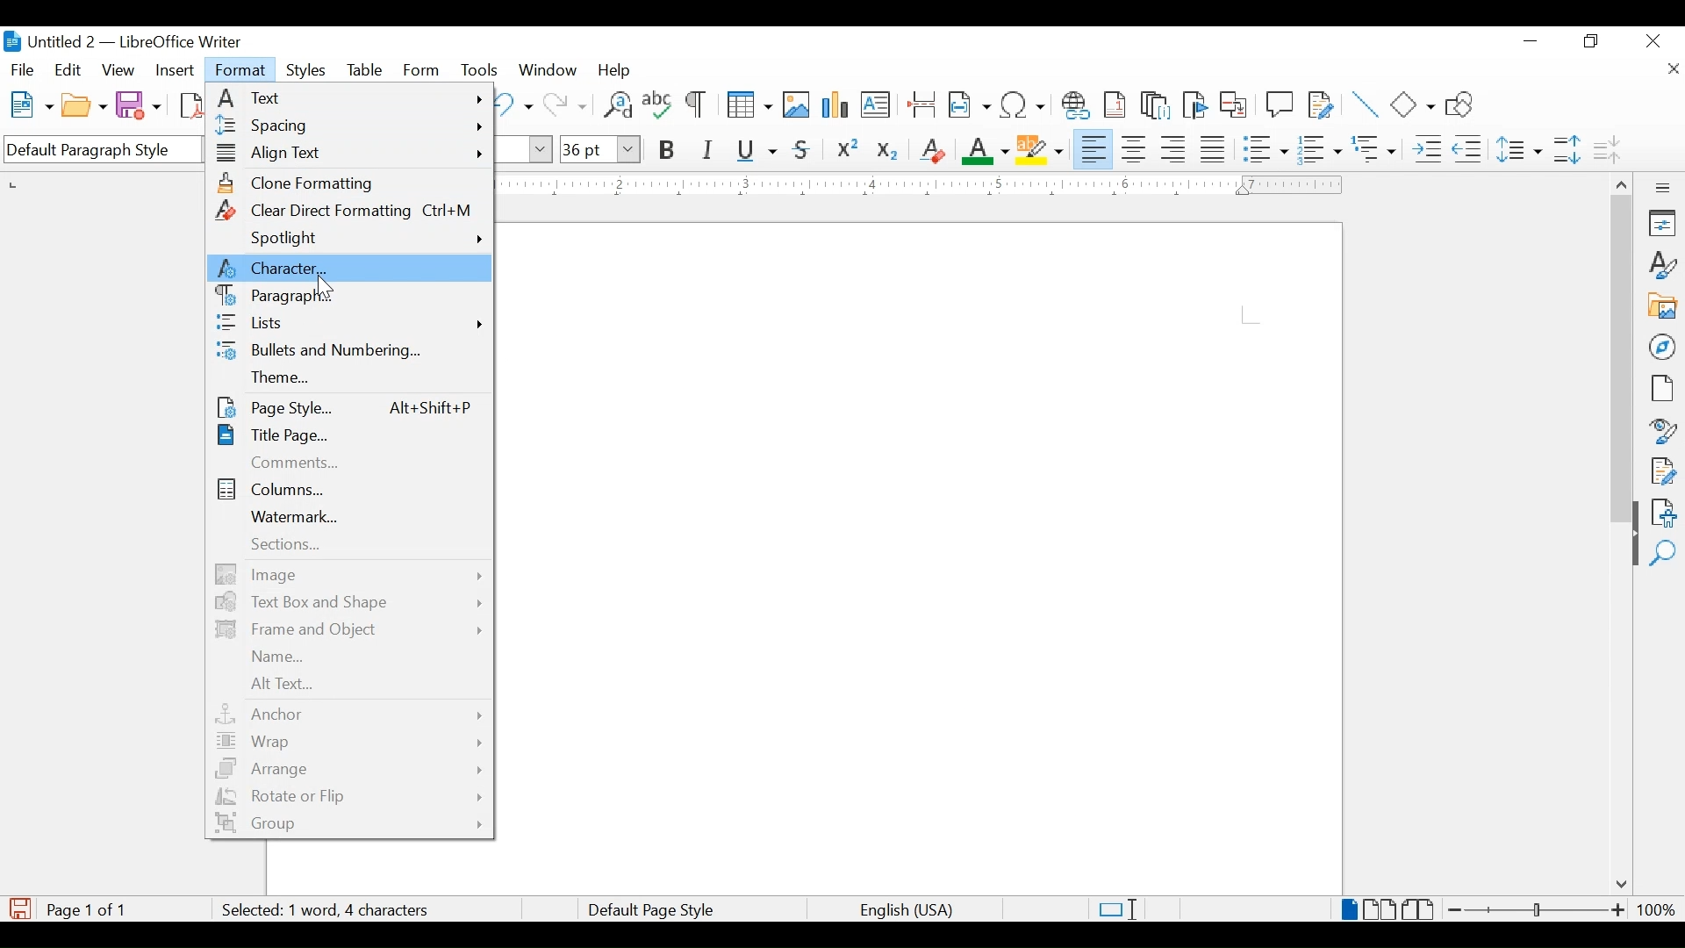 This screenshot has height=948, width=1685. I want to click on check spelling, so click(658, 104).